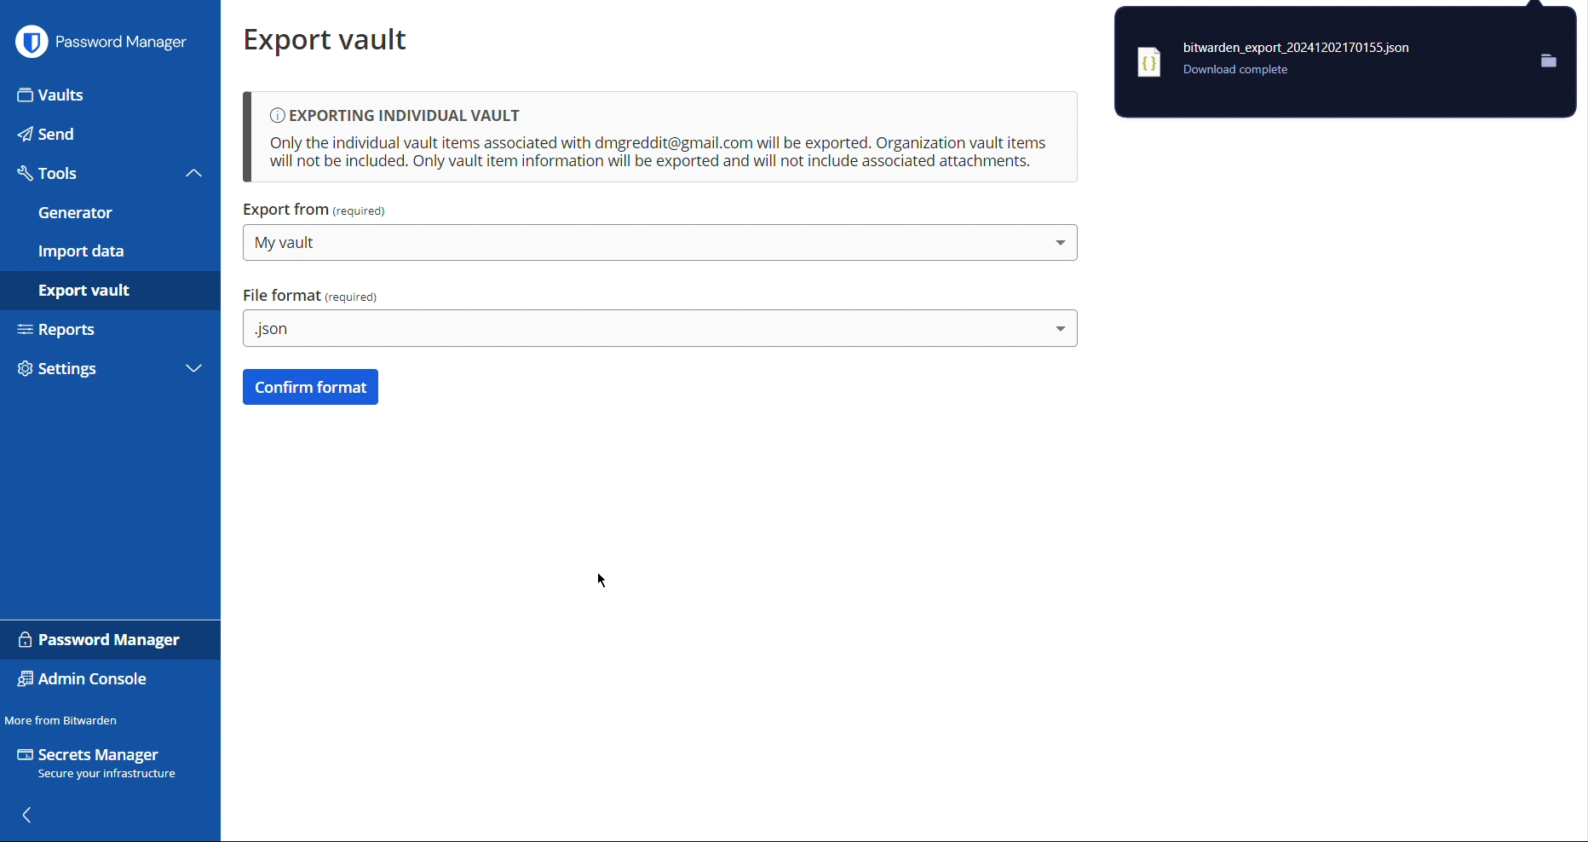 This screenshot has width=1588, height=842. I want to click on Admin Console, so click(89, 680).